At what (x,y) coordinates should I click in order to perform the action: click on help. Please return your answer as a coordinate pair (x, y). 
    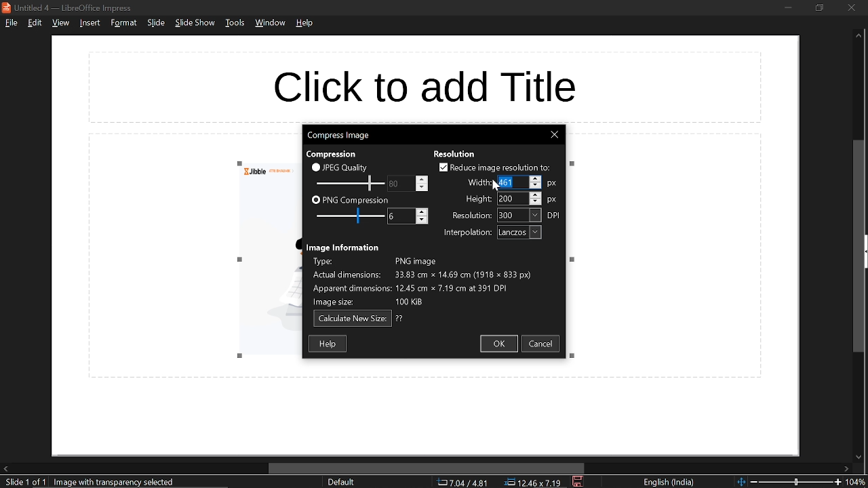
    Looking at the image, I should click on (328, 344).